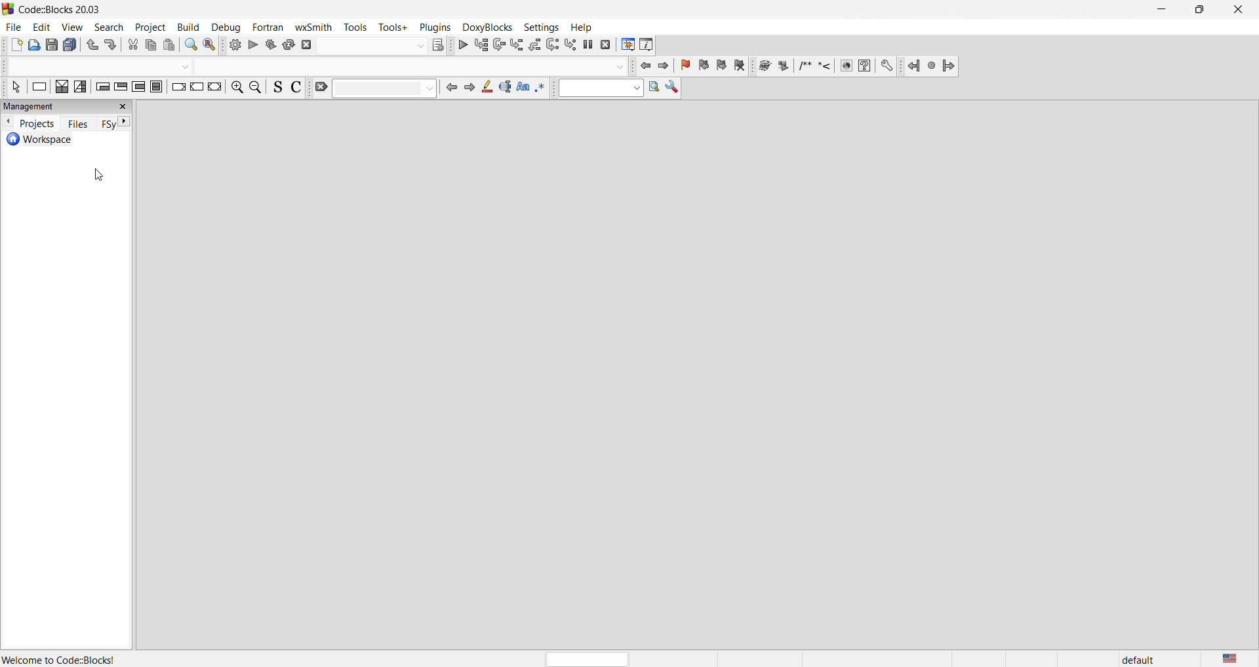 This screenshot has width=1259, height=667. I want to click on edit, so click(43, 28).